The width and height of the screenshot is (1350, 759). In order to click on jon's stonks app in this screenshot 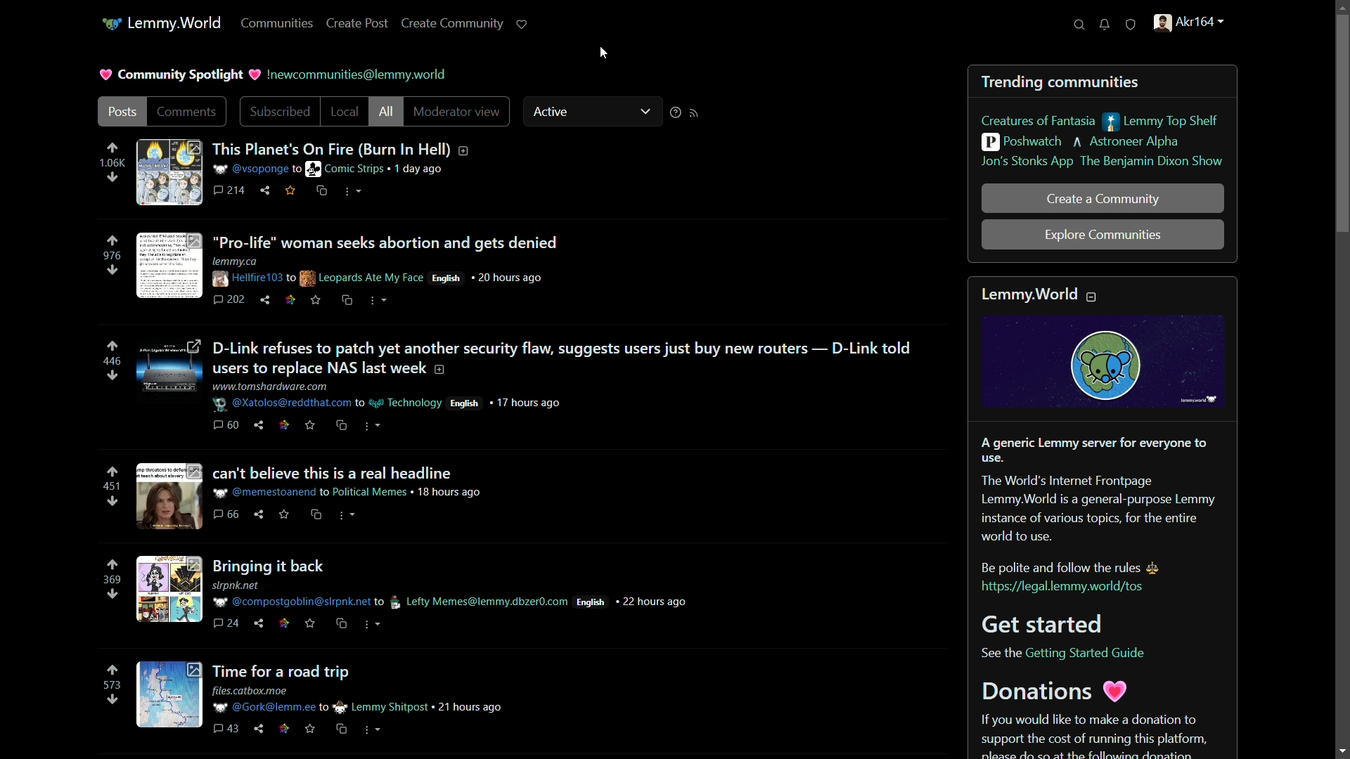, I will do `click(1026, 163)`.